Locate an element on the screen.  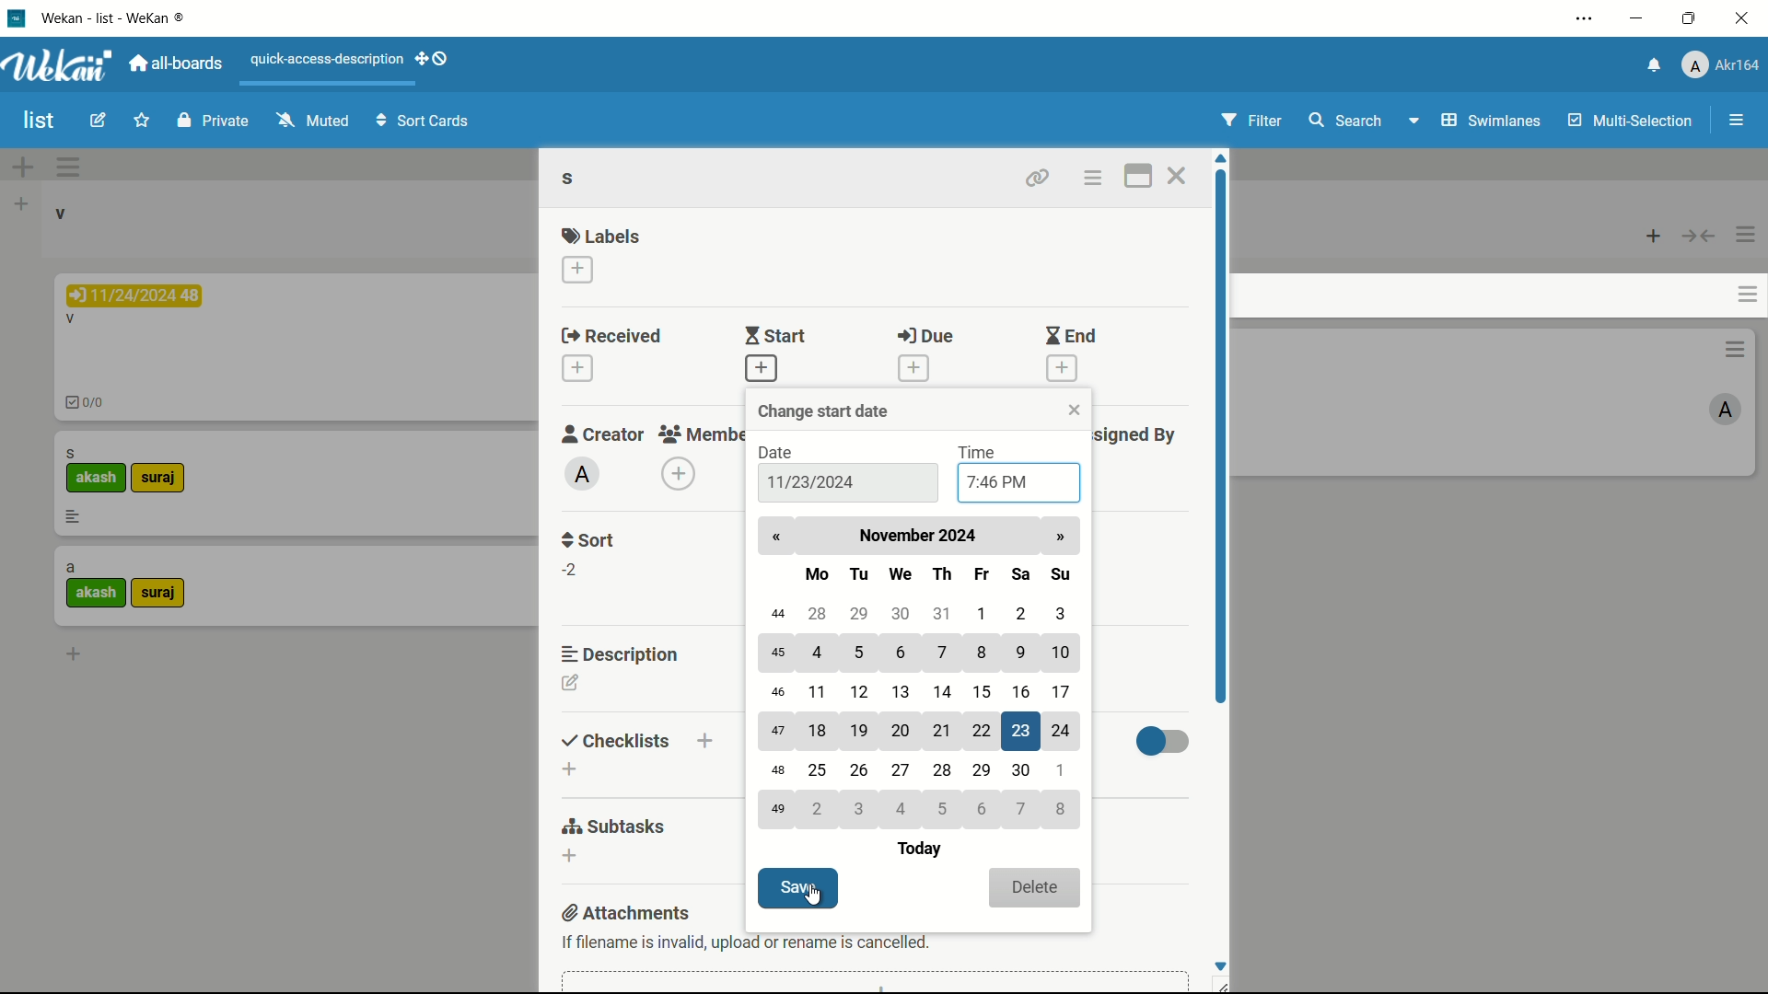
app name is located at coordinates (120, 17).